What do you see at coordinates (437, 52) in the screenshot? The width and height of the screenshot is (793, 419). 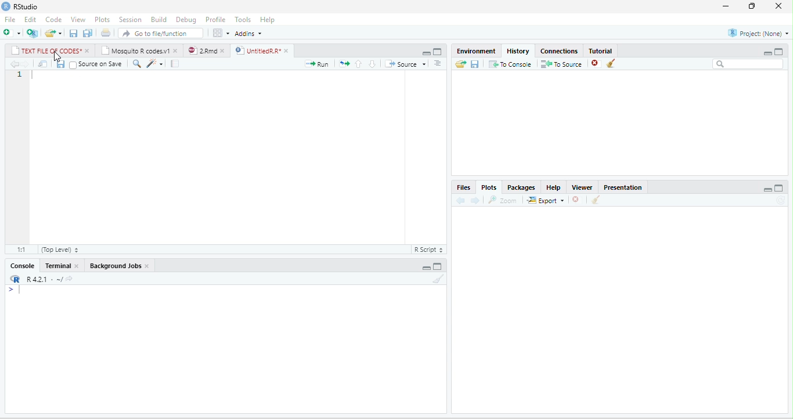 I see `maximize` at bounding box center [437, 52].